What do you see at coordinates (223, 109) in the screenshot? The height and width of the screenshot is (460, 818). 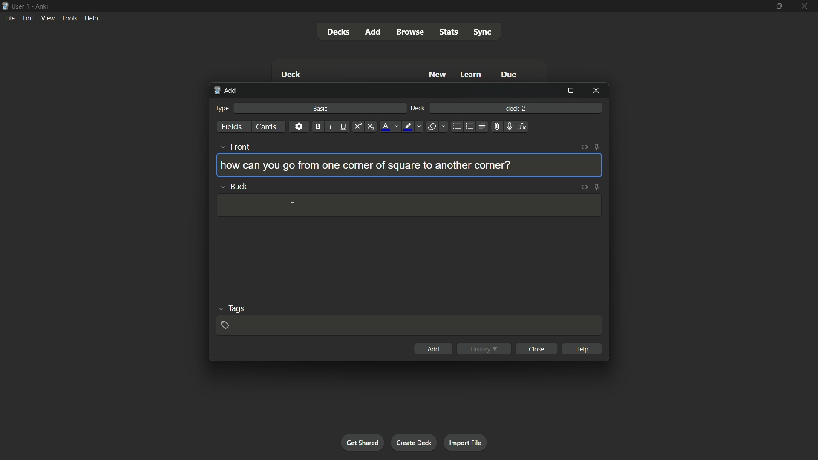 I see `type` at bounding box center [223, 109].